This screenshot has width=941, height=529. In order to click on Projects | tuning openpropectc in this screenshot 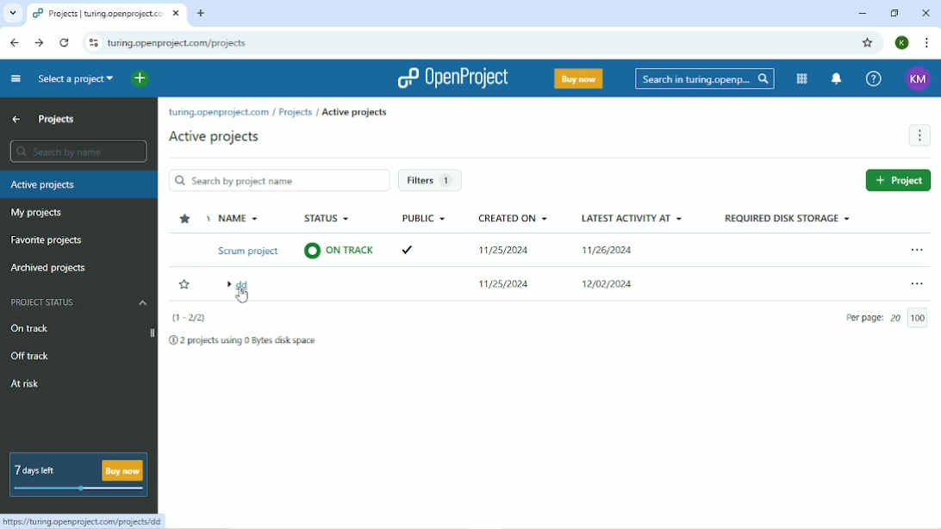, I will do `click(98, 13)`.